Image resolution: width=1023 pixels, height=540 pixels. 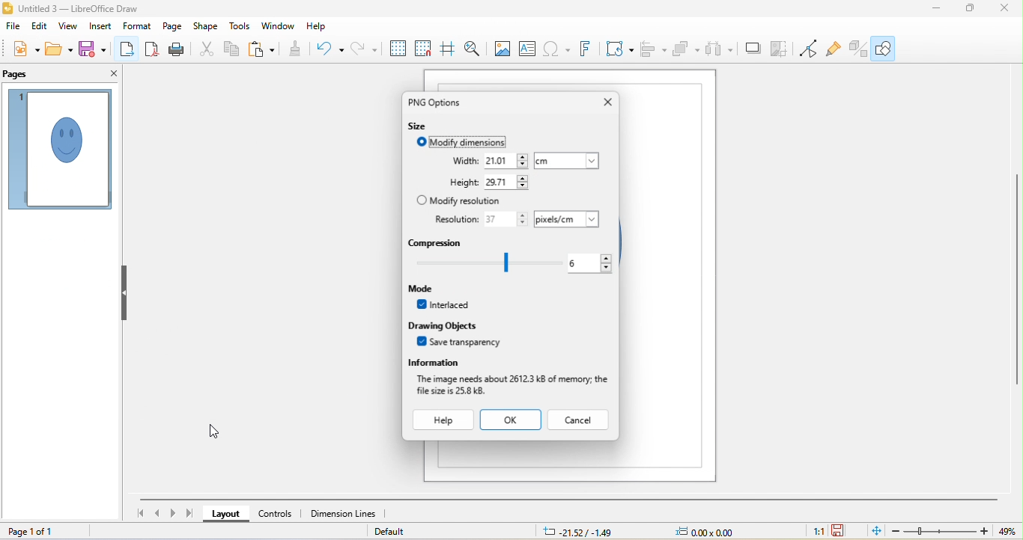 What do you see at coordinates (857, 50) in the screenshot?
I see `toggle extrusion` at bounding box center [857, 50].